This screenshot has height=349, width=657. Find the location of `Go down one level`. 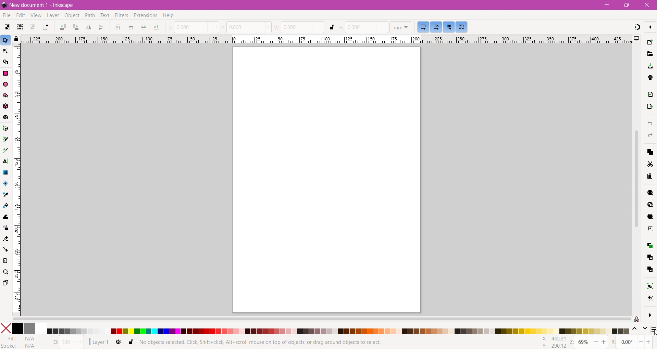

Go down one level is located at coordinates (645, 330).